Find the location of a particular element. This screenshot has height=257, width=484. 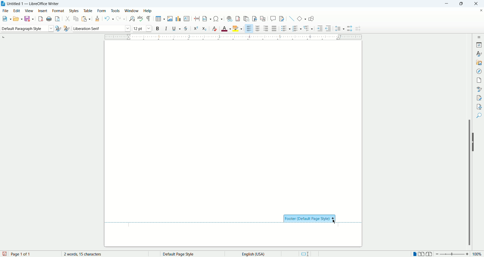

insert image is located at coordinates (171, 19).